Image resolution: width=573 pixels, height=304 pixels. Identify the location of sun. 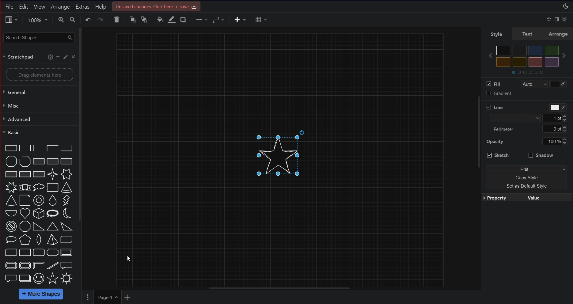
(67, 278).